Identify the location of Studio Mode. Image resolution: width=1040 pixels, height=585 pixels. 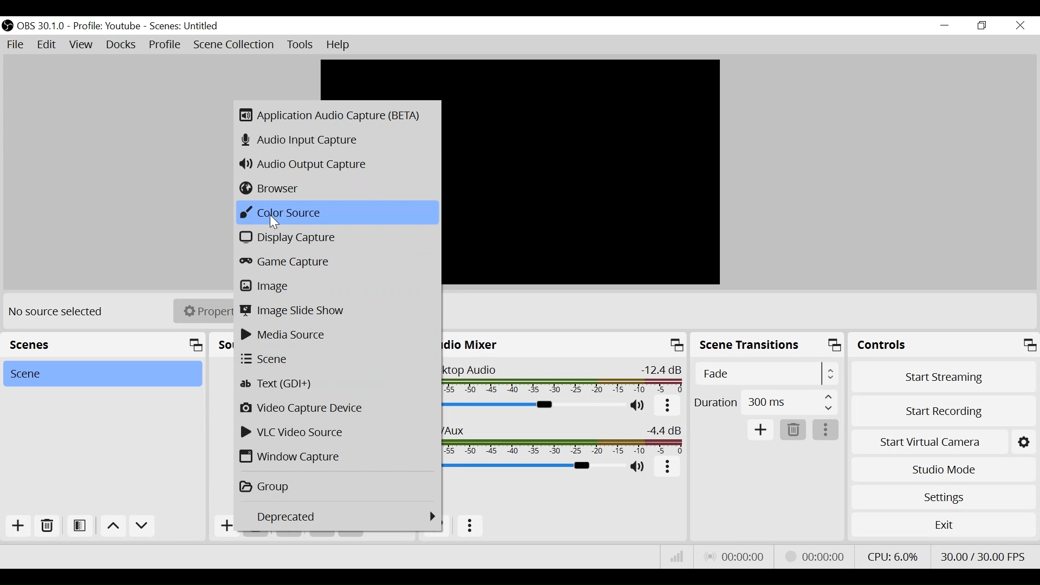
(943, 470).